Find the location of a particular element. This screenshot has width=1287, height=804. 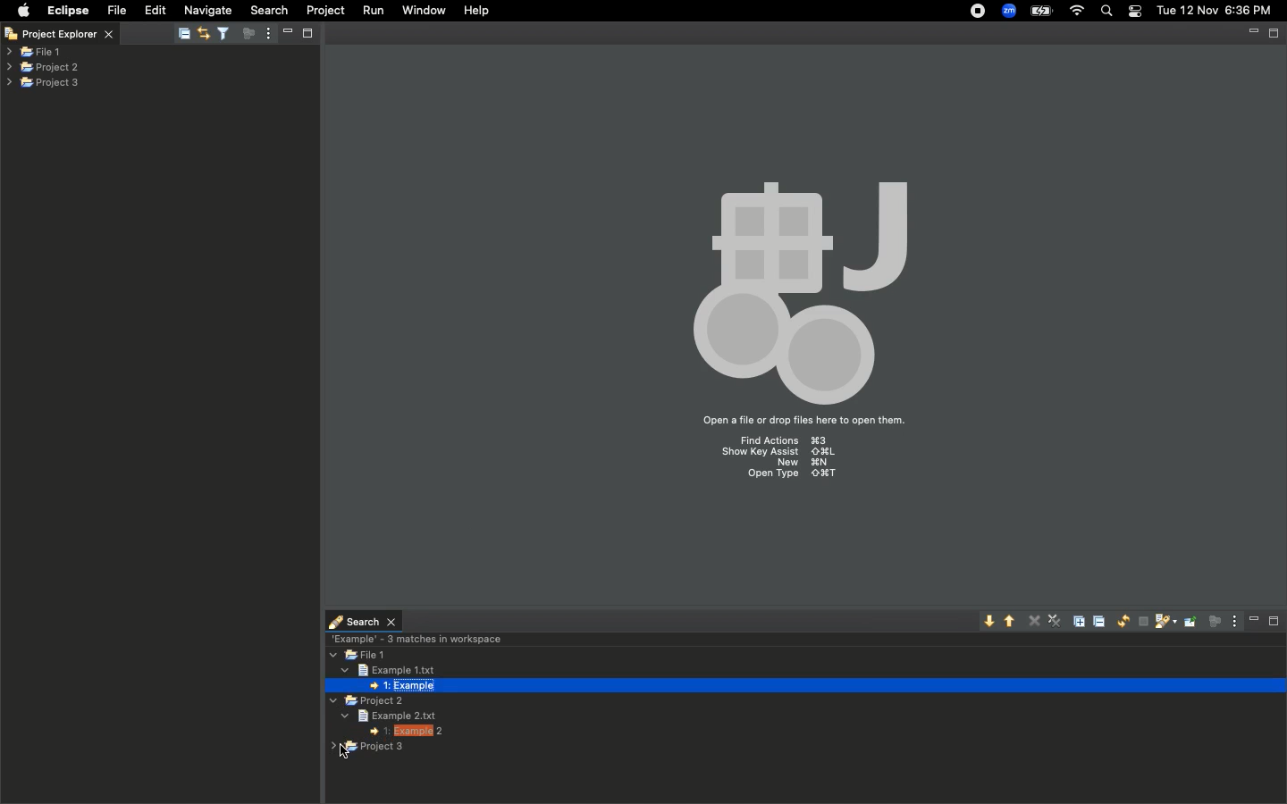

Cancel current search is located at coordinates (1141, 622).